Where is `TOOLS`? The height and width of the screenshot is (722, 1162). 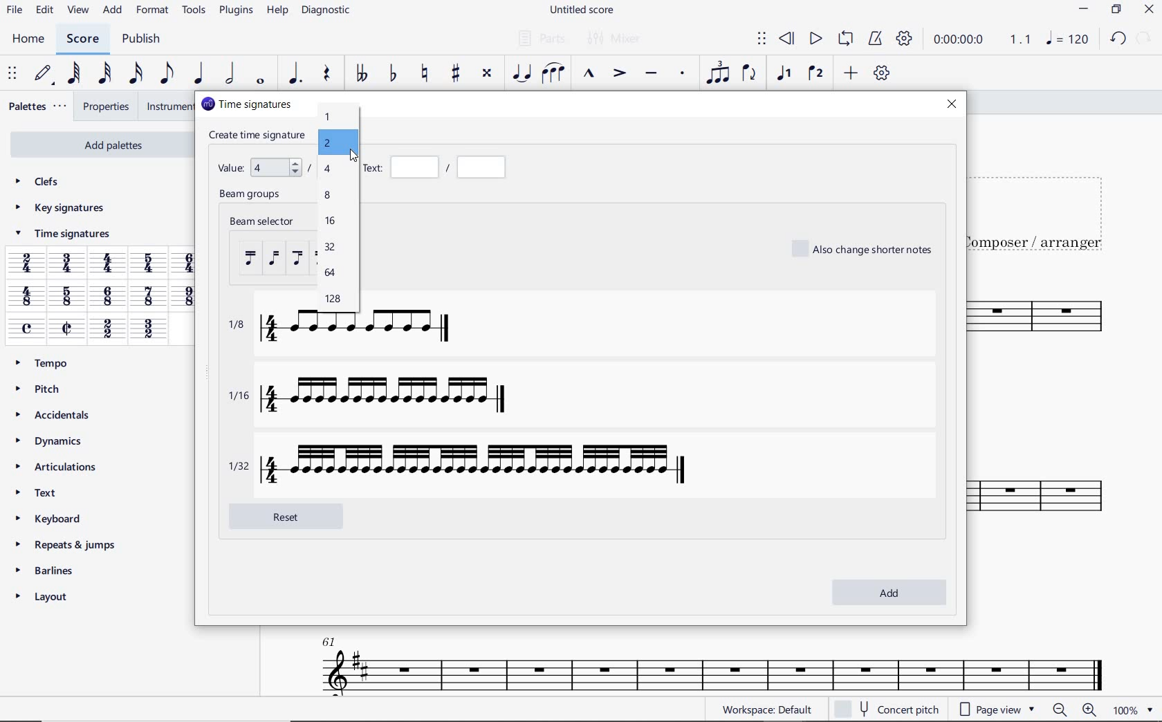 TOOLS is located at coordinates (192, 10).